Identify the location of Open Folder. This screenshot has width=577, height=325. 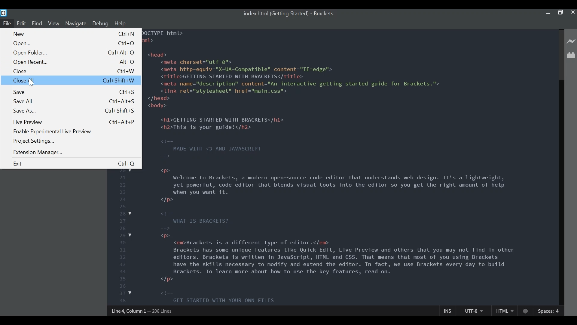
(74, 53).